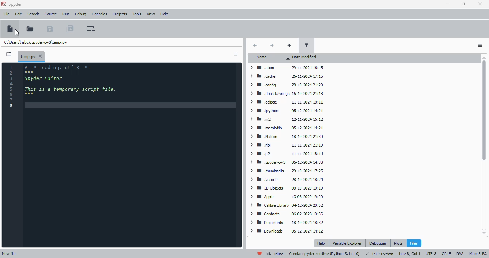 The width and height of the screenshot is (489, 258). What do you see at coordinates (17, 32) in the screenshot?
I see `cursor` at bounding box center [17, 32].